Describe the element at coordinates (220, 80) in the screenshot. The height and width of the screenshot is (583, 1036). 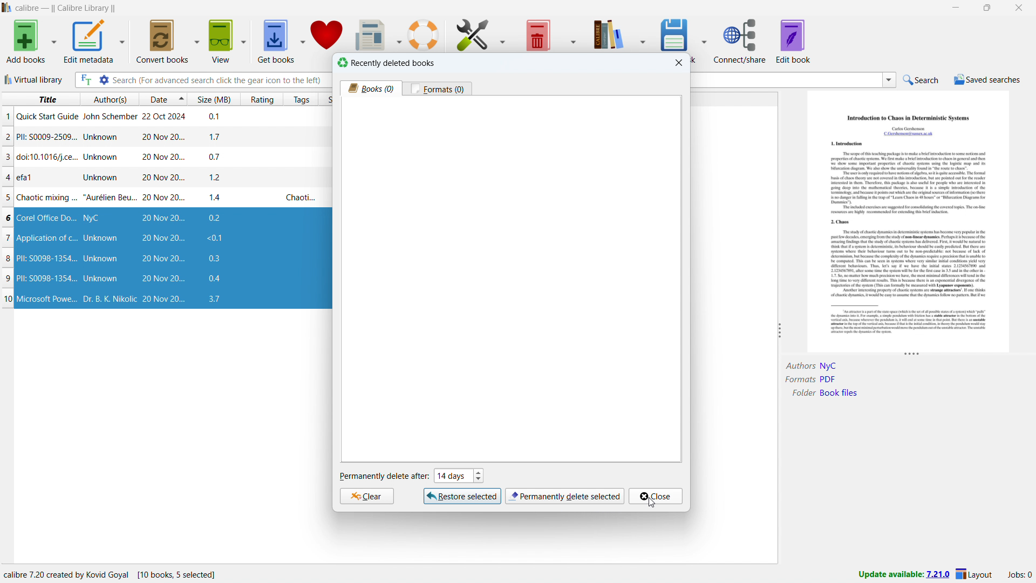
I see `enter search string` at that location.